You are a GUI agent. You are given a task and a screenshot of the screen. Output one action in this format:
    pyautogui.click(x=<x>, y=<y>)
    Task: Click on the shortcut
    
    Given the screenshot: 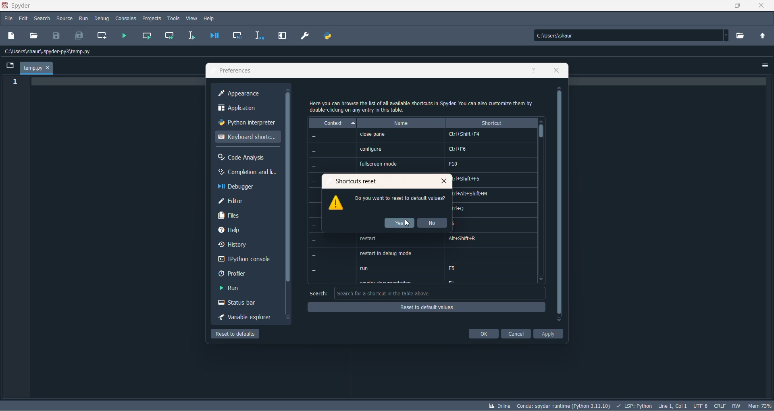 What is the action you would take?
    pyautogui.click(x=492, y=122)
    